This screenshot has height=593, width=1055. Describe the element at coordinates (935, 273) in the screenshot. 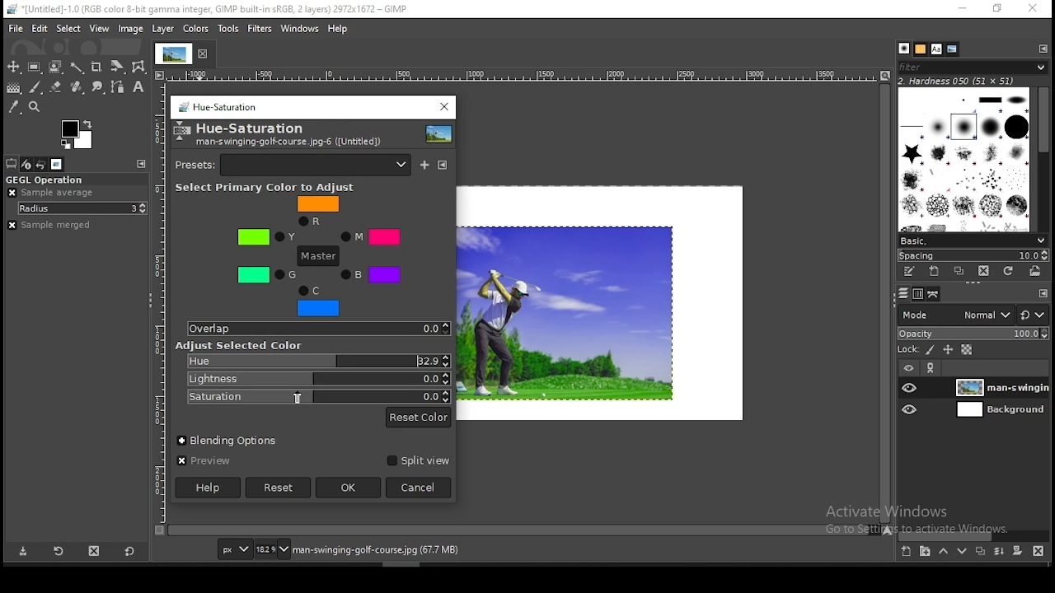

I see `create a new brush` at that location.